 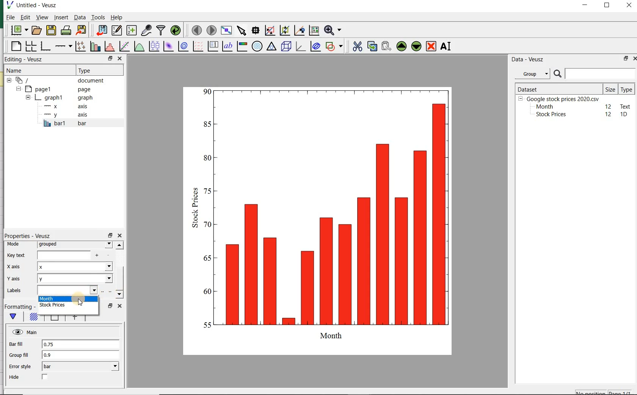 What do you see at coordinates (58, 98) in the screenshot?
I see `graph1` at bounding box center [58, 98].